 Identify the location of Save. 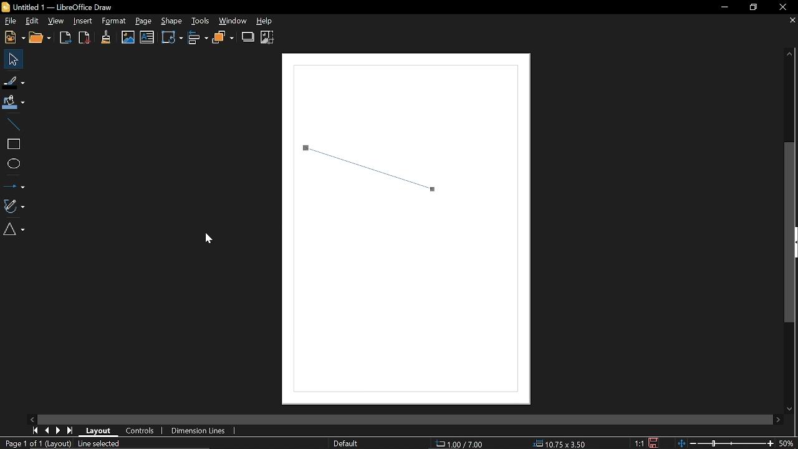
(653, 443).